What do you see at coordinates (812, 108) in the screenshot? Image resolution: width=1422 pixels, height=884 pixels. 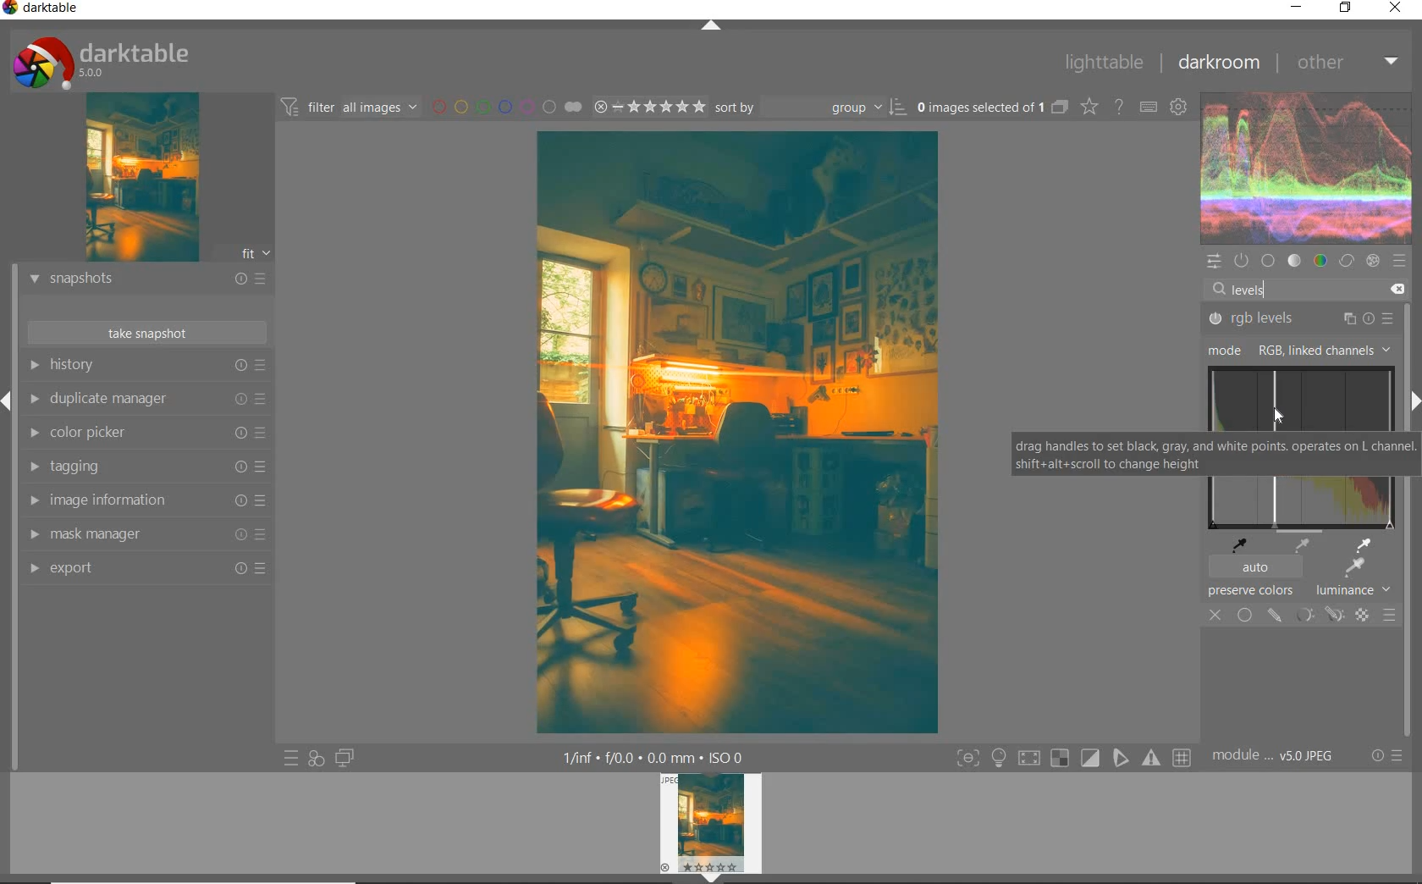 I see `sort` at bounding box center [812, 108].